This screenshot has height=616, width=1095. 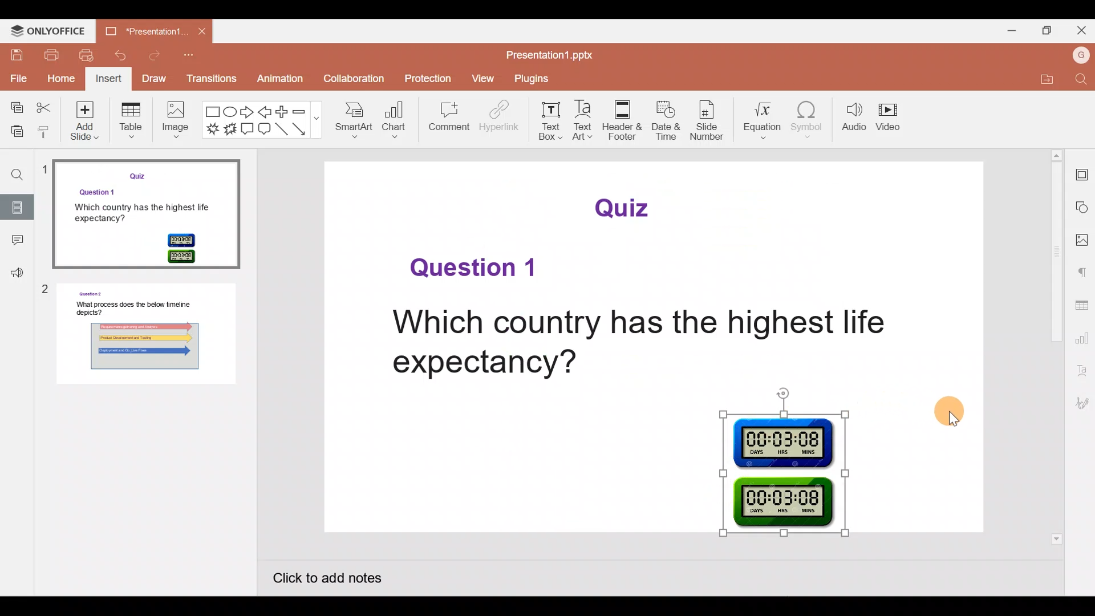 What do you see at coordinates (305, 110) in the screenshot?
I see `Minus` at bounding box center [305, 110].